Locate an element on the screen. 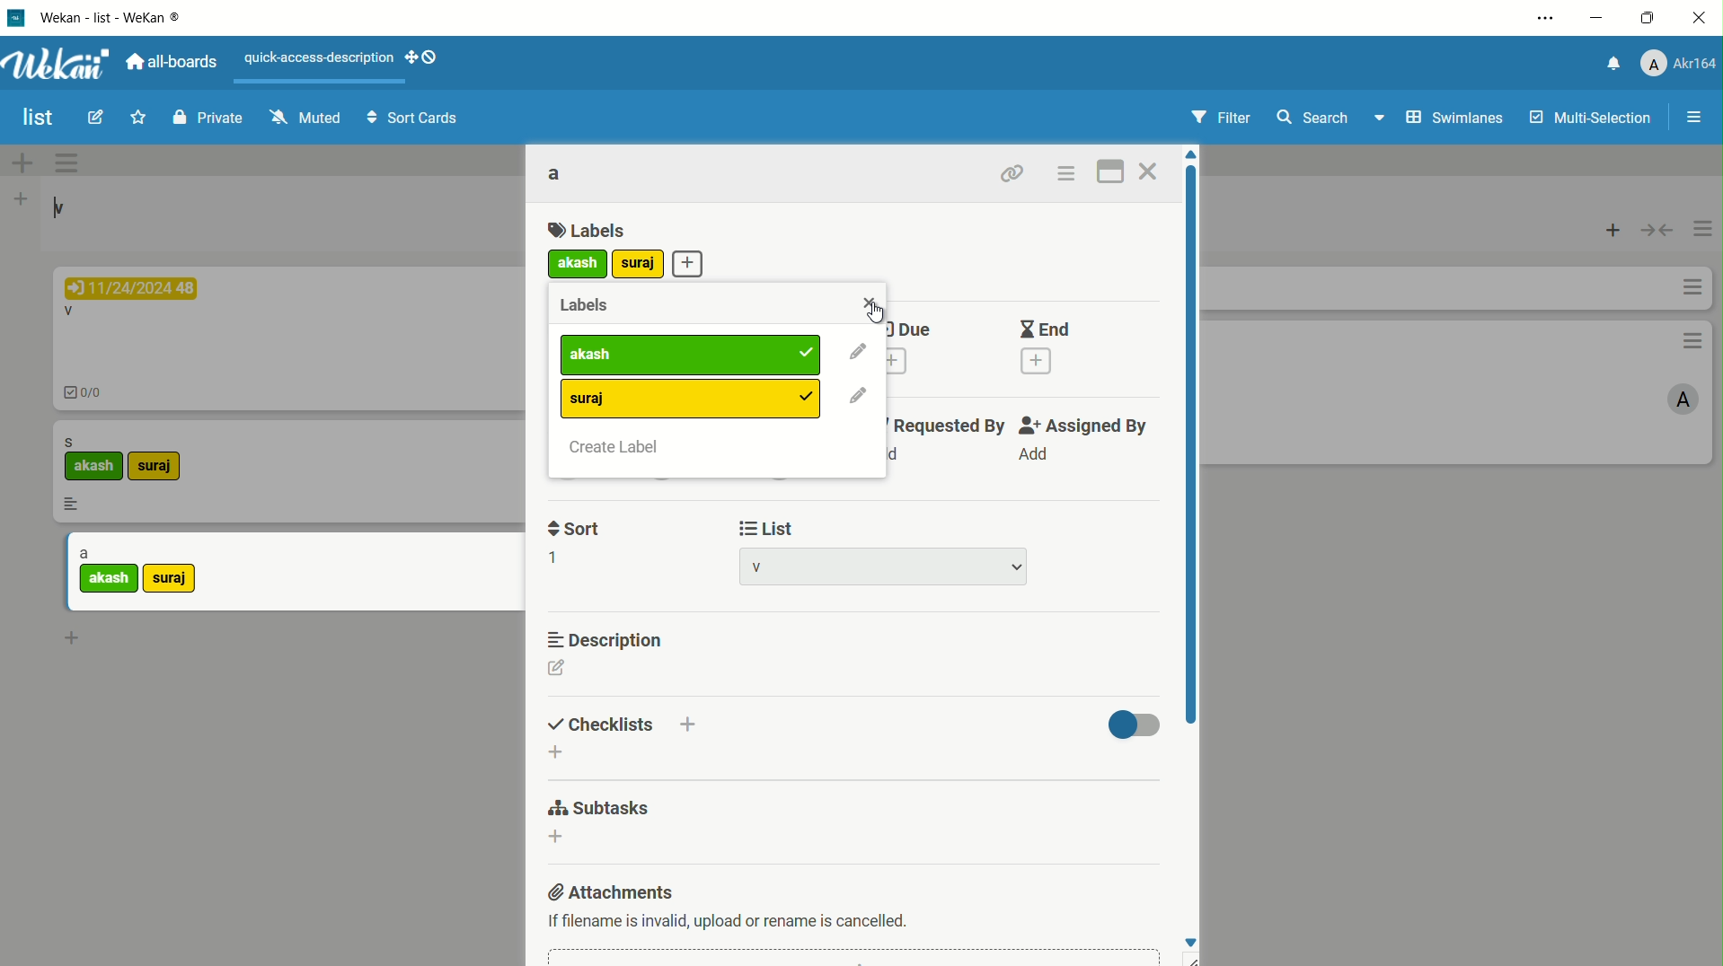  add end date is located at coordinates (1038, 360).